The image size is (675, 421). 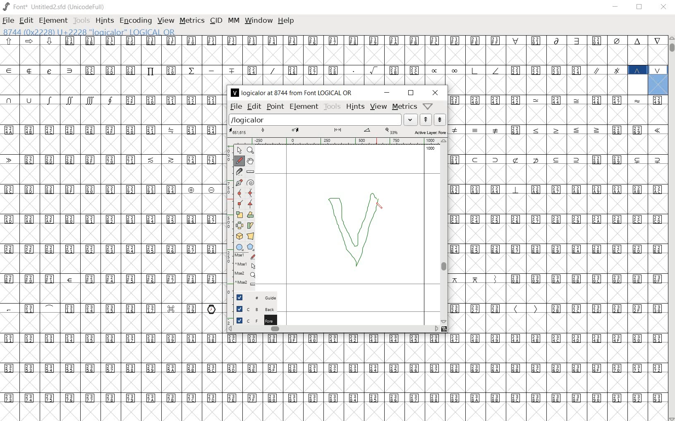 What do you see at coordinates (239, 215) in the screenshot?
I see `scale the selection` at bounding box center [239, 215].